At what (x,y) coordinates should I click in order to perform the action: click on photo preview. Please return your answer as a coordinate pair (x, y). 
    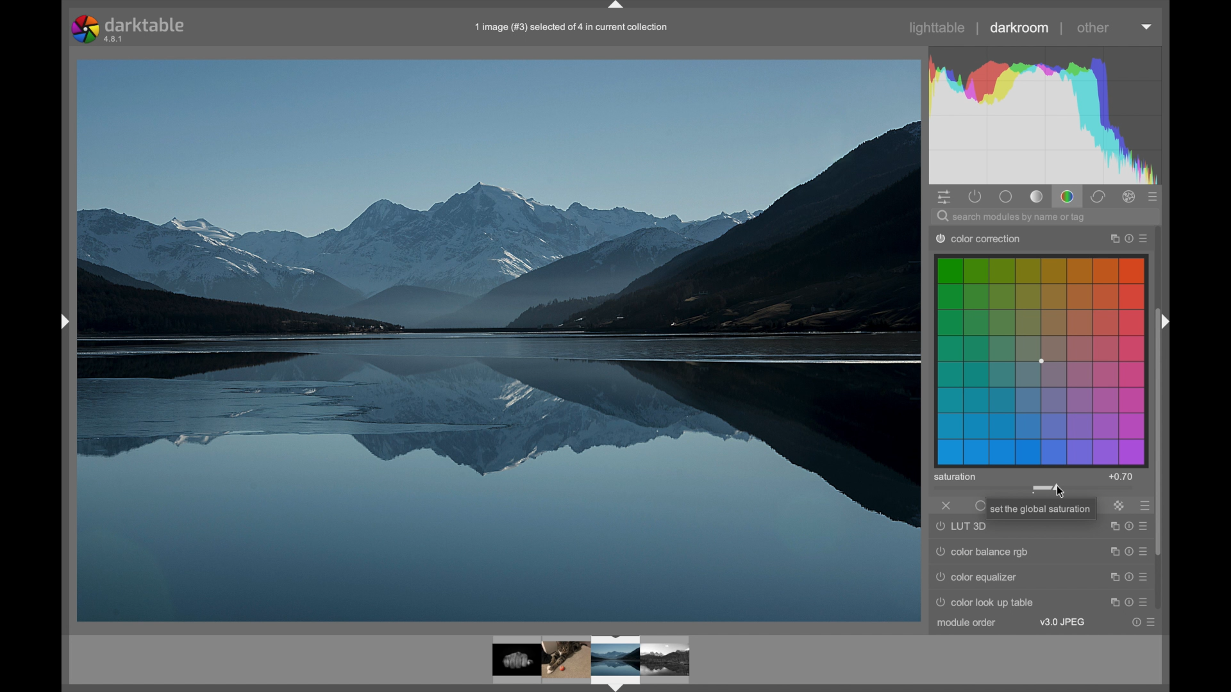
    Looking at the image, I should click on (511, 662).